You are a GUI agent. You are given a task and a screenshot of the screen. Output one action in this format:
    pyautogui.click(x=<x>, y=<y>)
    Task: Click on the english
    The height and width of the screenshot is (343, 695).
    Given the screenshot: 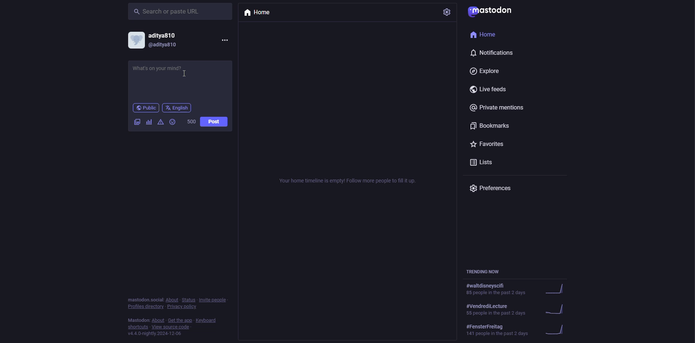 What is the action you would take?
    pyautogui.click(x=177, y=108)
    